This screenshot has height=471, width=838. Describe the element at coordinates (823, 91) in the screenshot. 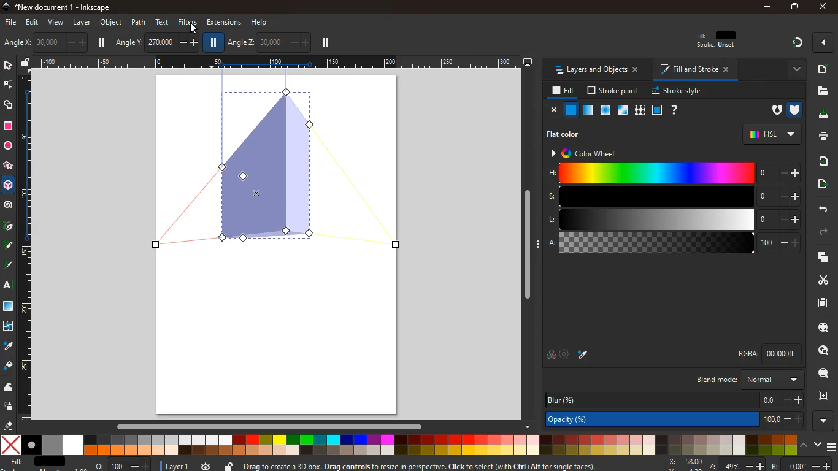

I see `file` at that location.